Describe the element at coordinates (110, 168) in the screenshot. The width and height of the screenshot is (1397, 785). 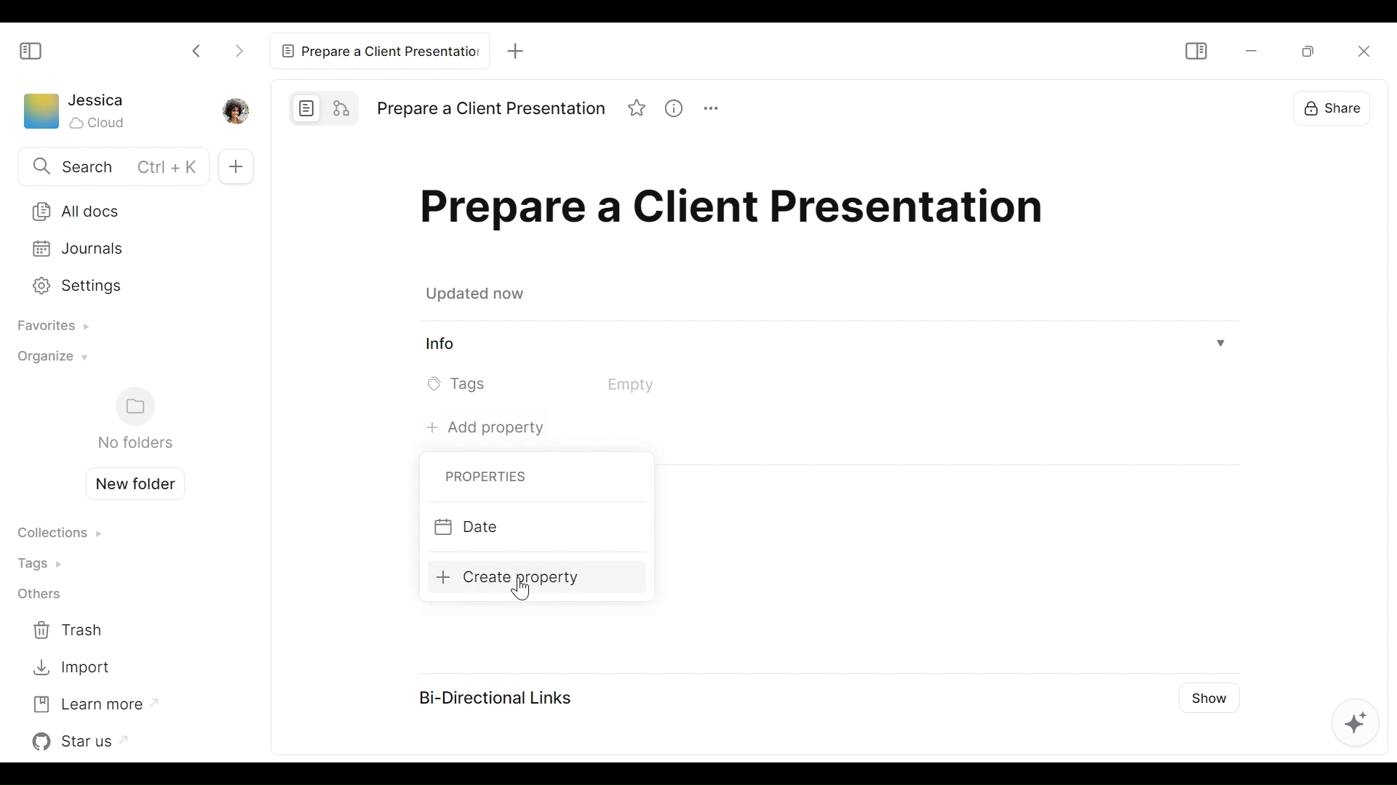
I see `Search` at that location.